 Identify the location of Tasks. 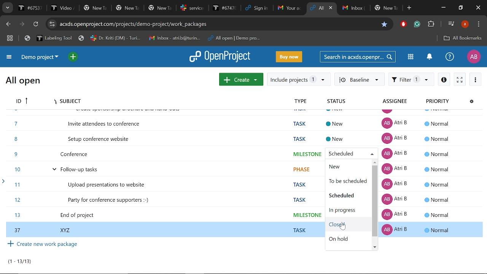
(164, 172).